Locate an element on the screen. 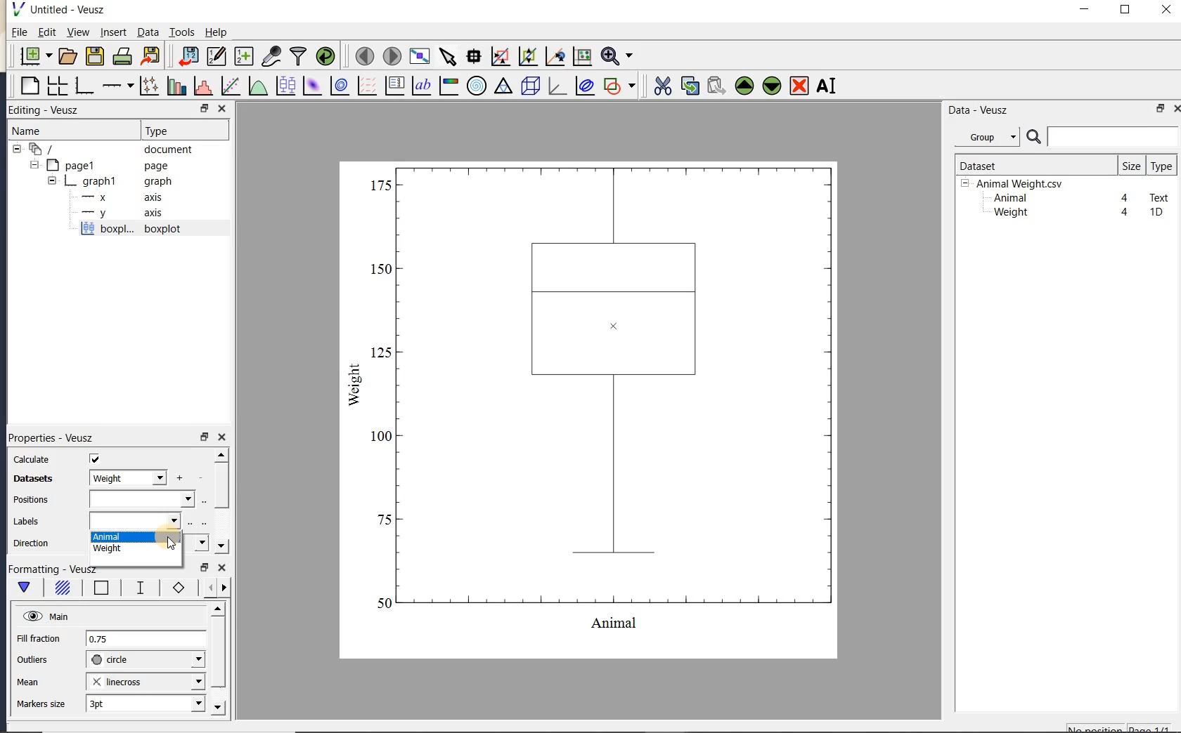 The image size is (1181, 733). page1 is located at coordinates (101, 166).